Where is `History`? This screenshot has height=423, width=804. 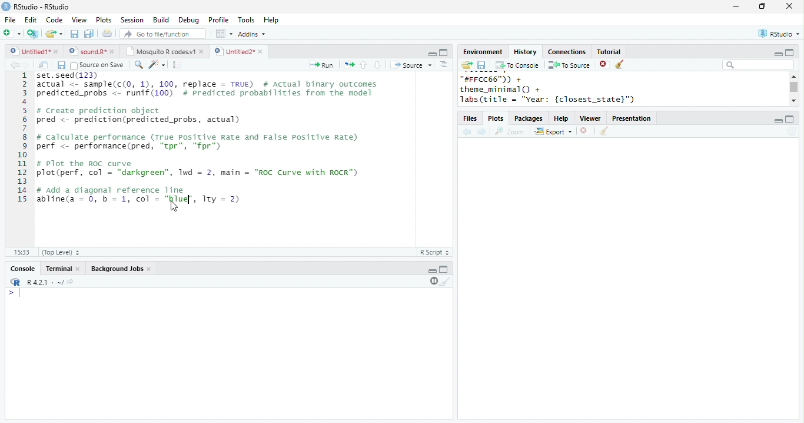 History is located at coordinates (525, 52).